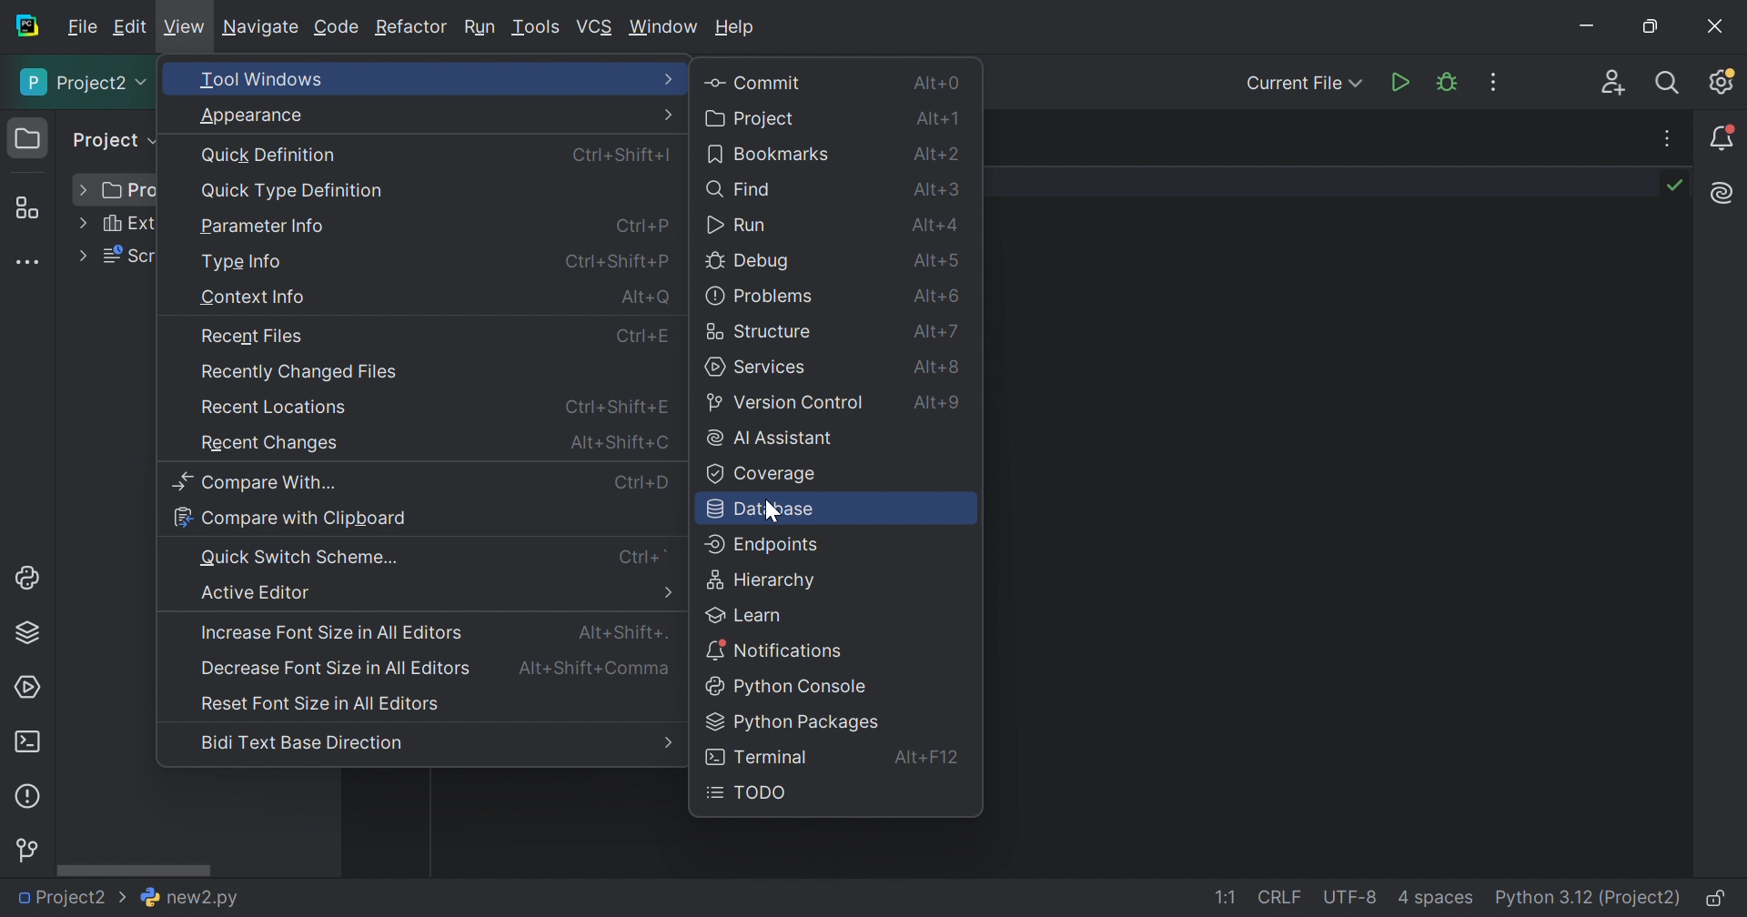 This screenshot has width=1747, height=917. What do you see at coordinates (304, 372) in the screenshot?
I see `Recently changed files` at bounding box center [304, 372].